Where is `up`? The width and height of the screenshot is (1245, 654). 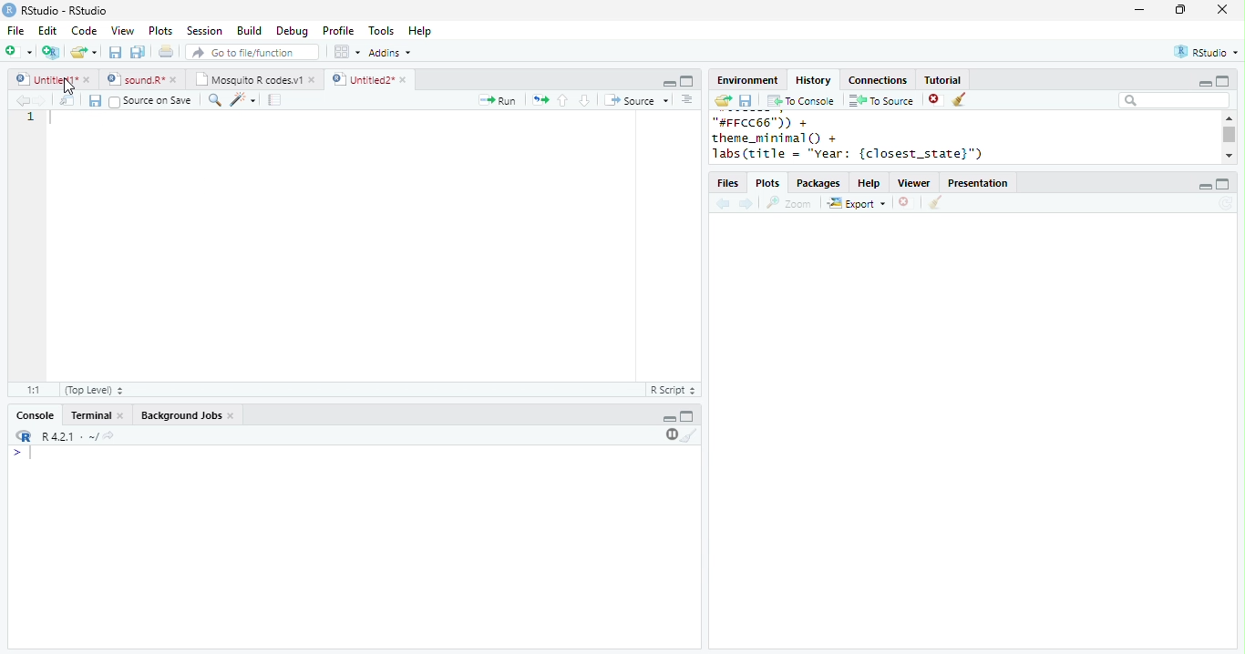 up is located at coordinates (561, 100).